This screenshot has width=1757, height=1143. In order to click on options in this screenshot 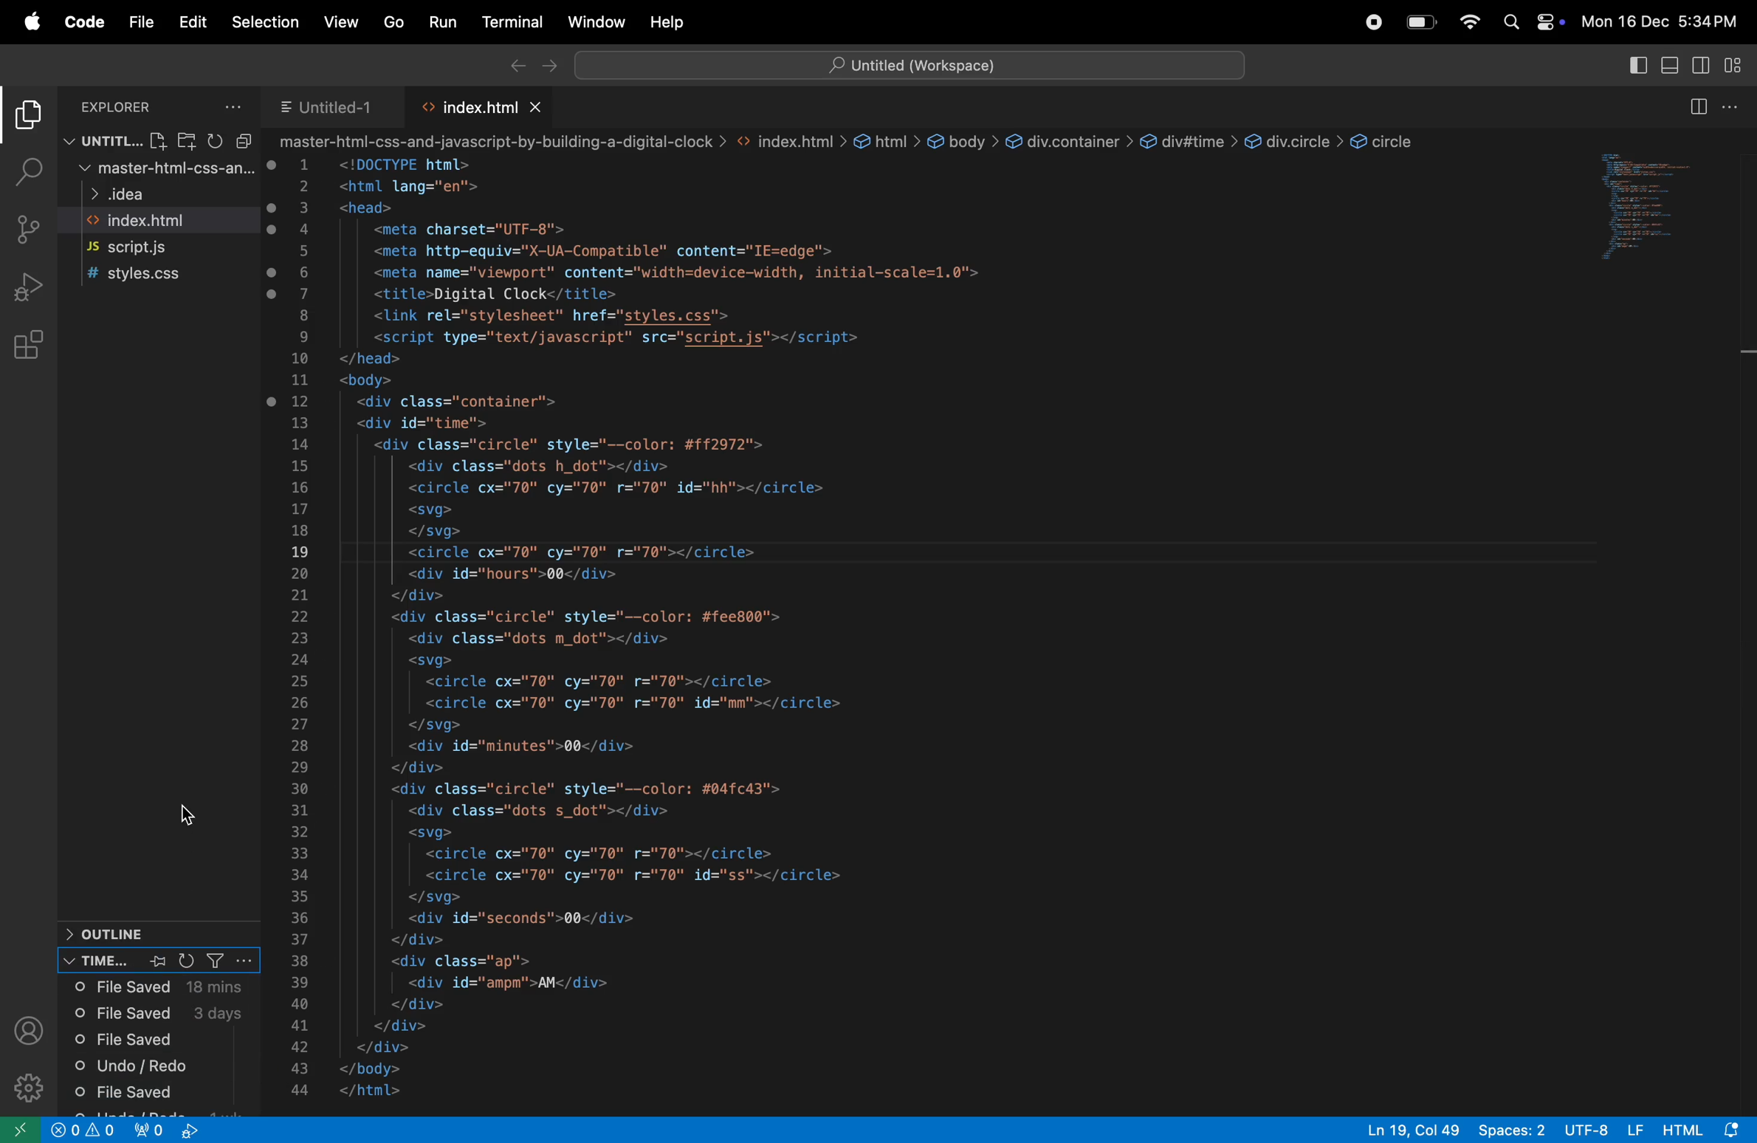, I will do `click(1734, 110)`.